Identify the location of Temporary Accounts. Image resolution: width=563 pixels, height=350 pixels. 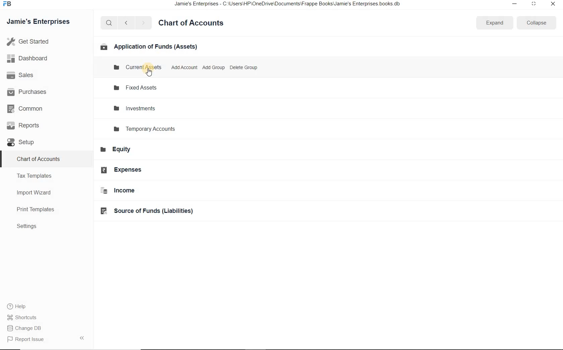
(147, 129).